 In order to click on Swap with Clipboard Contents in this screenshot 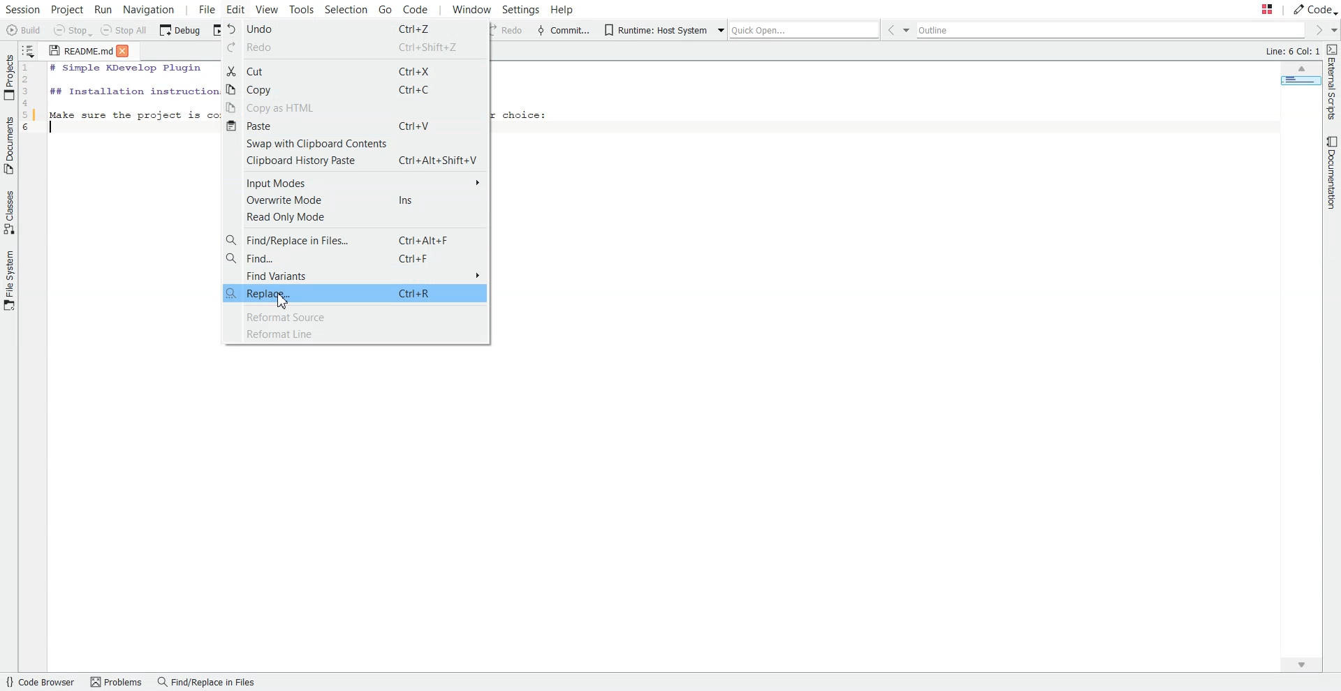, I will do `click(356, 142)`.